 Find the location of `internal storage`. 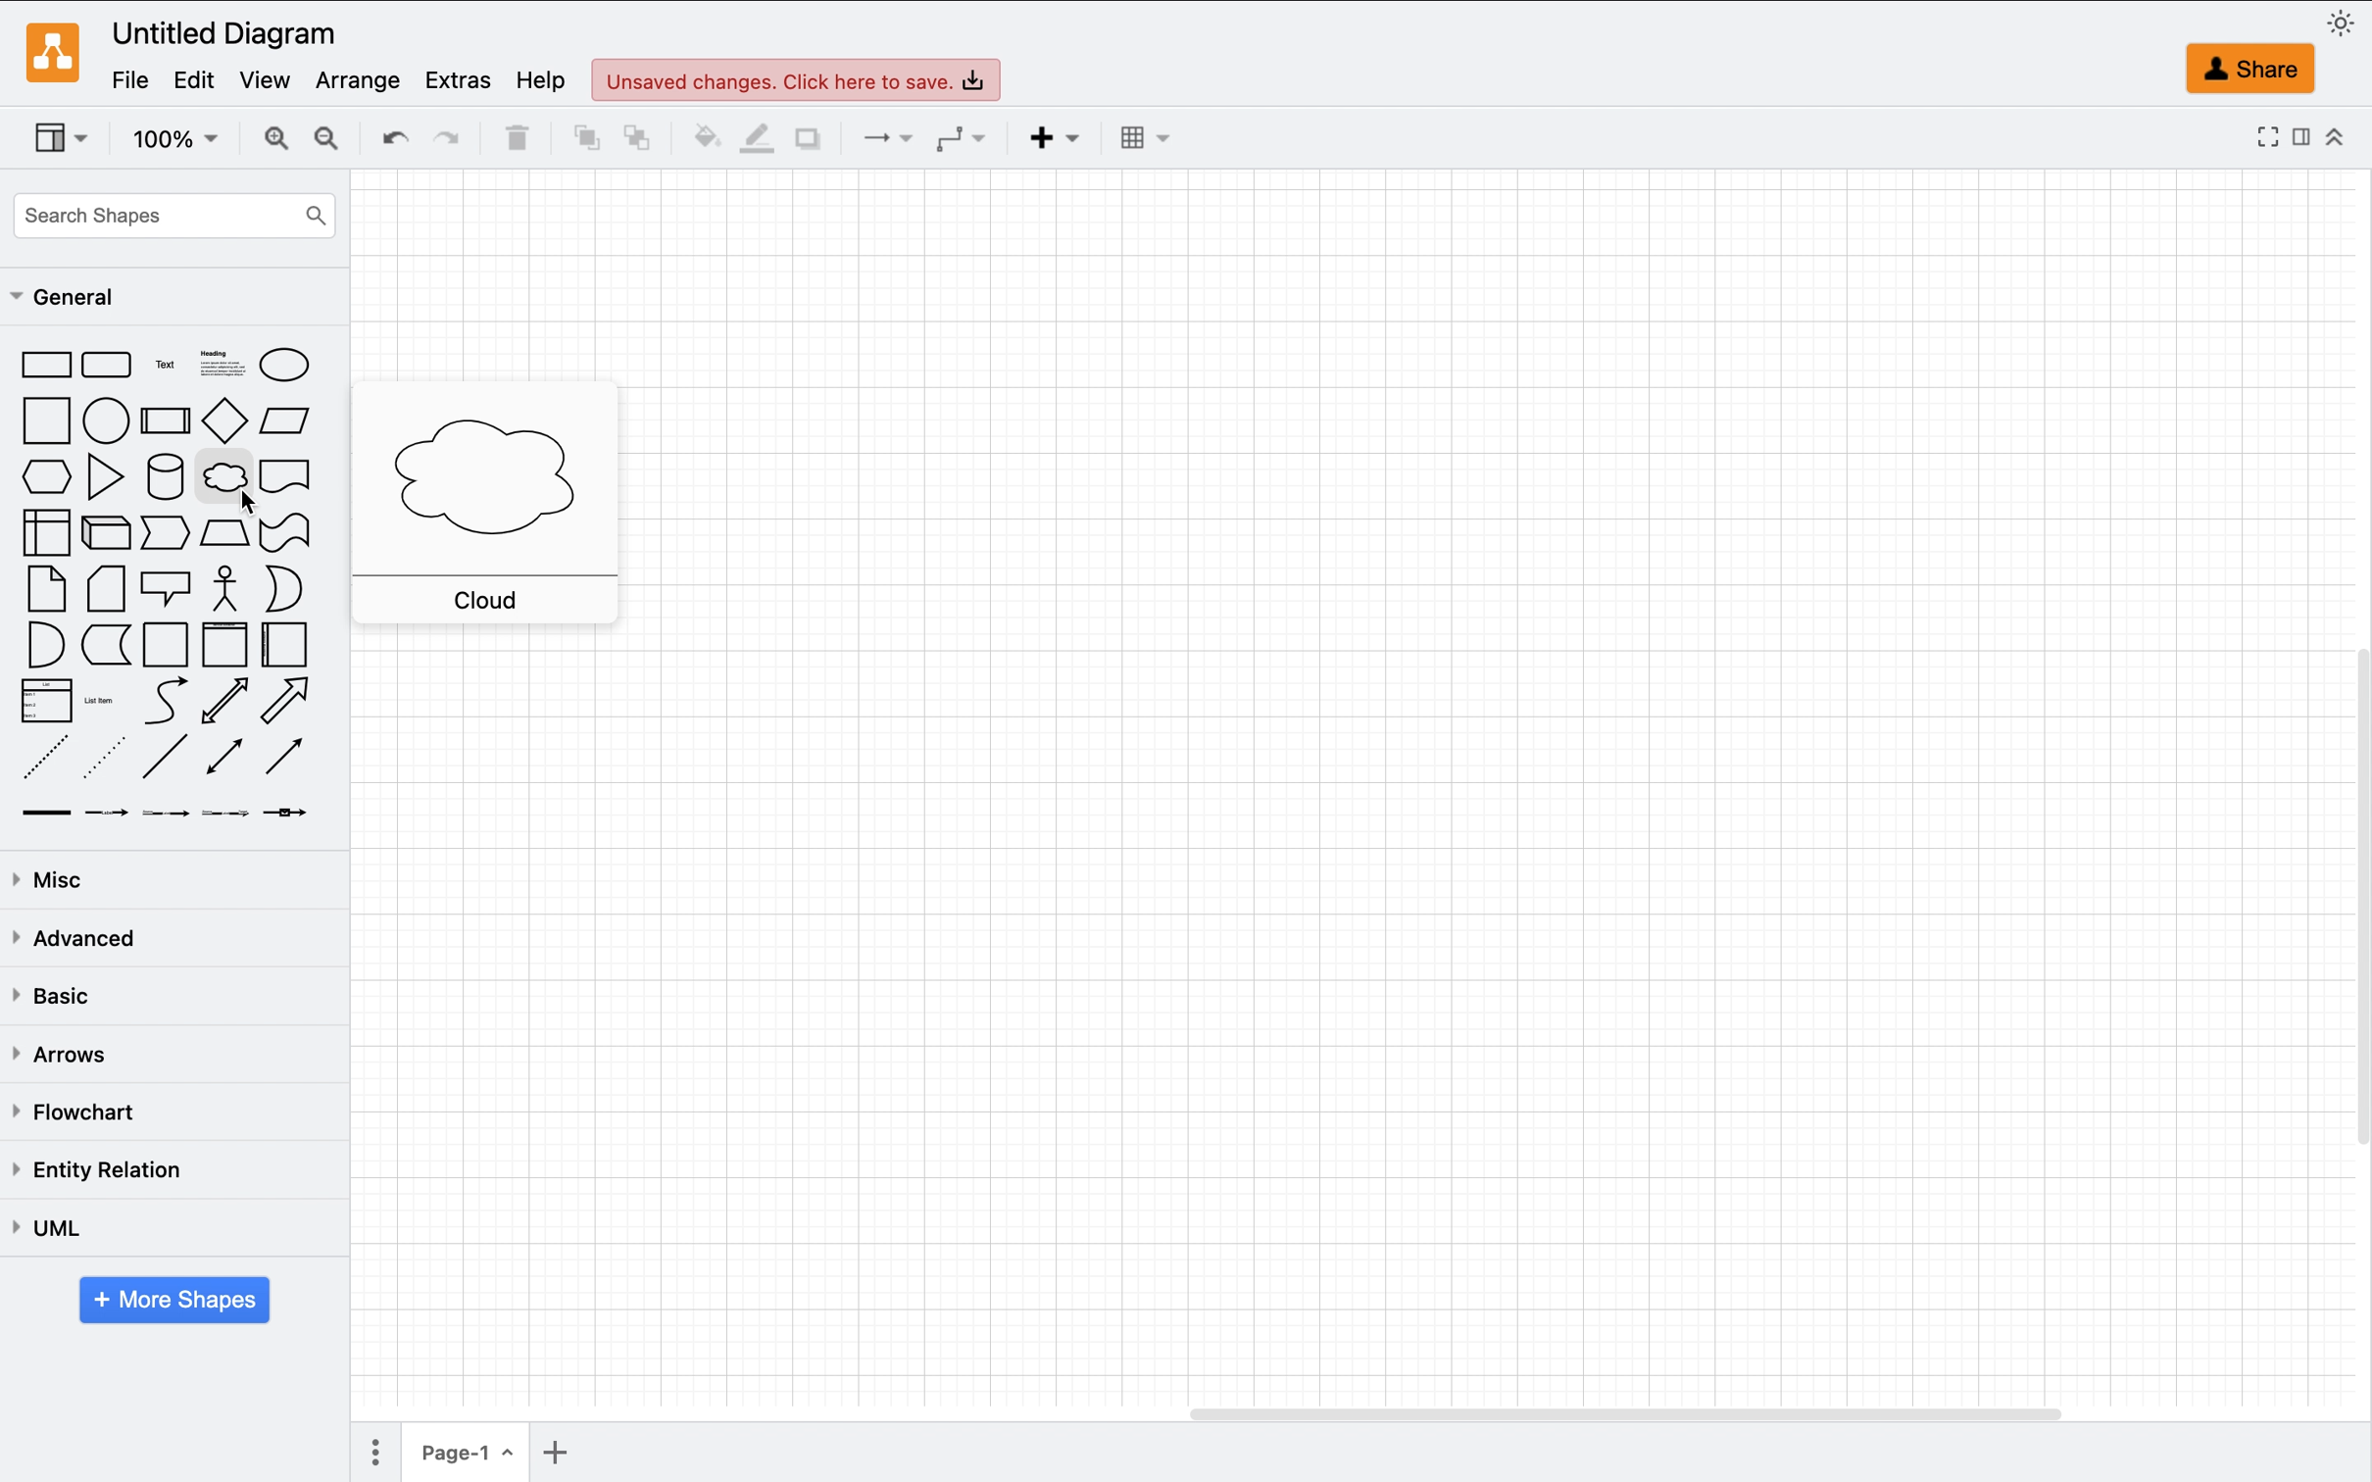

internal storage is located at coordinates (50, 537).